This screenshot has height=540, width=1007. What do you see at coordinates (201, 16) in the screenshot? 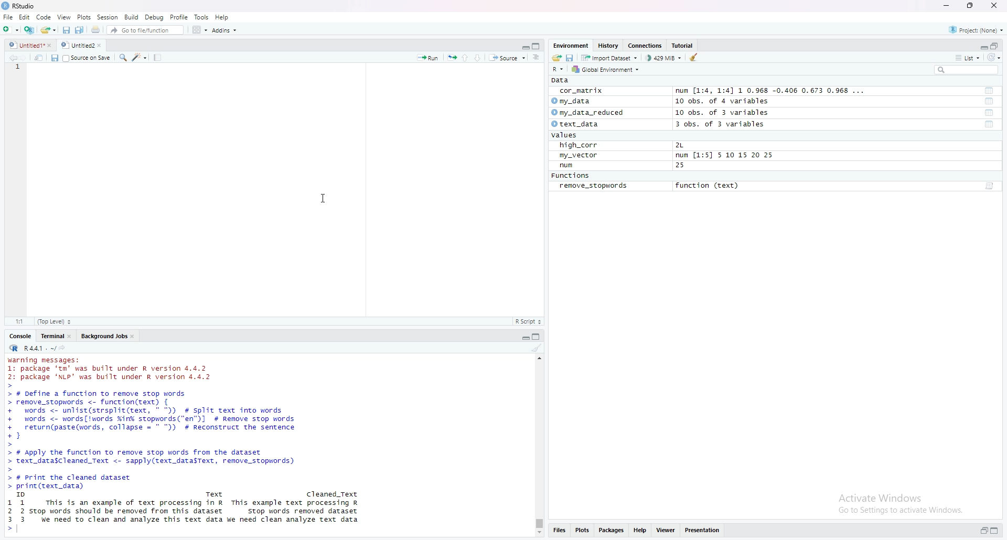
I see `Tools` at bounding box center [201, 16].